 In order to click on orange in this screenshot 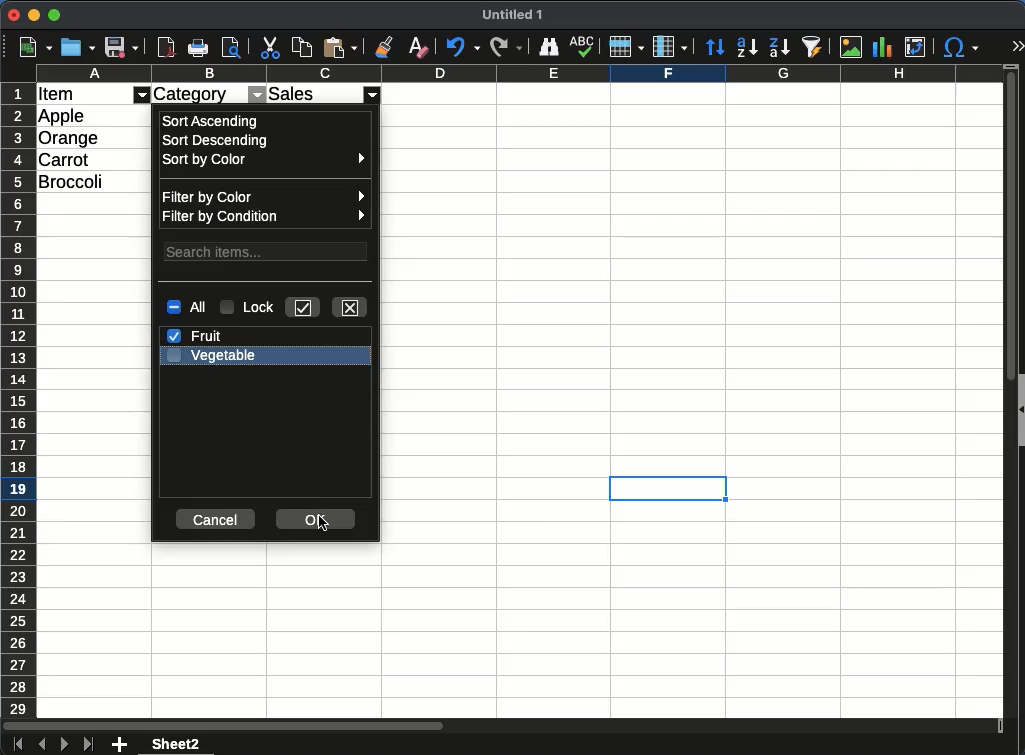, I will do `click(70, 137)`.